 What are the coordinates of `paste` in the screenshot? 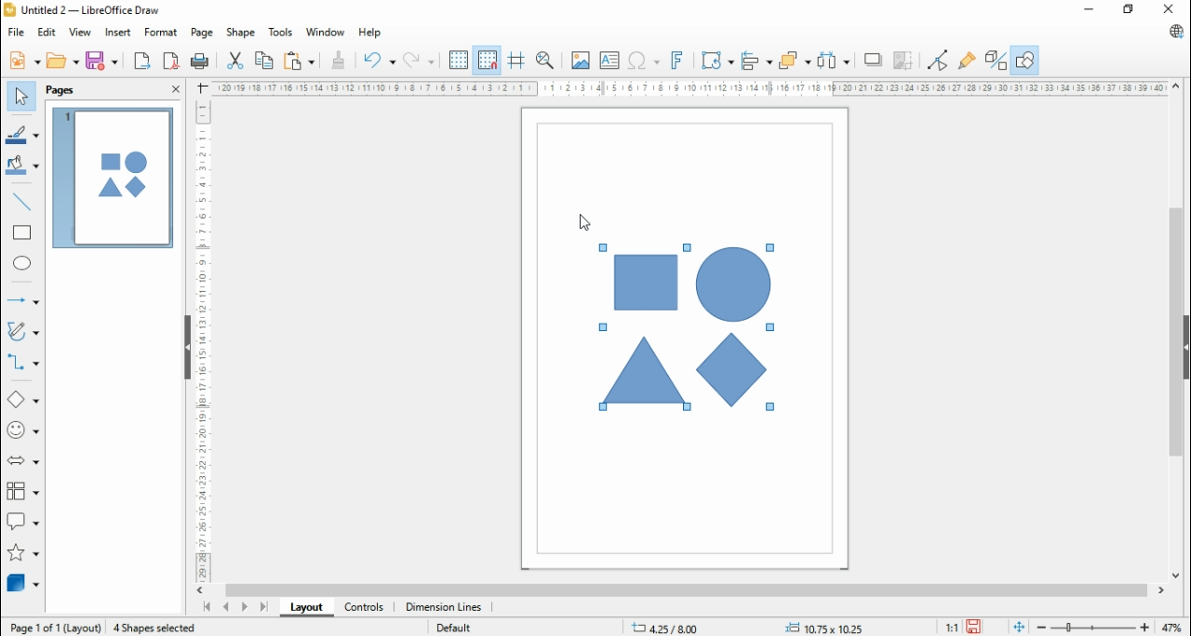 It's located at (298, 60).